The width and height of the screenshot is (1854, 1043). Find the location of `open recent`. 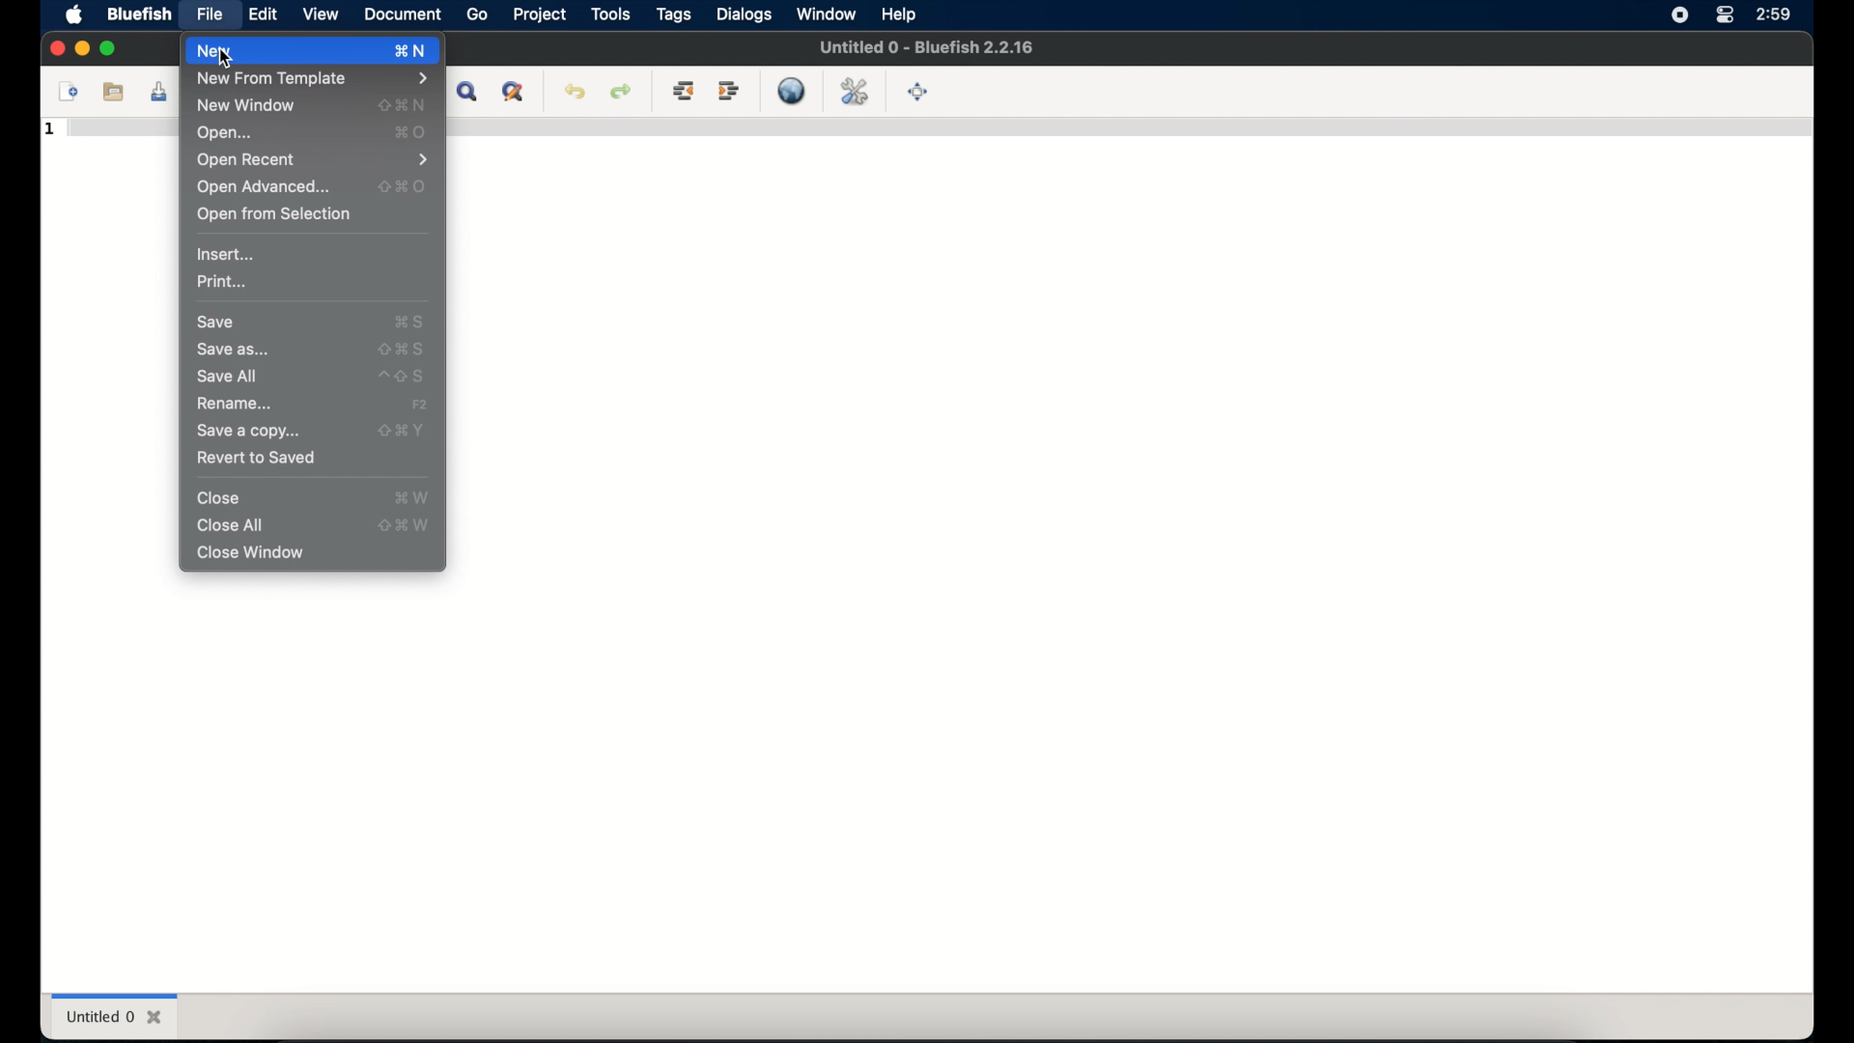

open recent is located at coordinates (315, 160).